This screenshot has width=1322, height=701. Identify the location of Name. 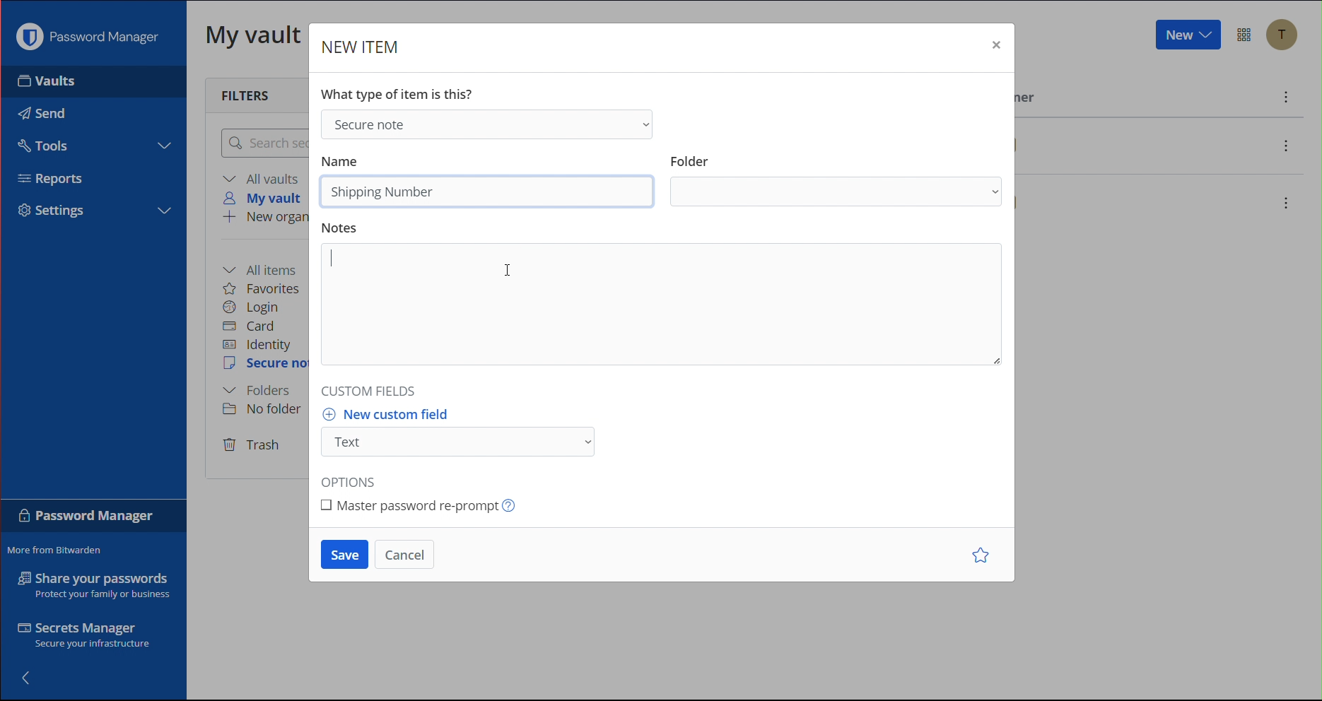
(345, 160).